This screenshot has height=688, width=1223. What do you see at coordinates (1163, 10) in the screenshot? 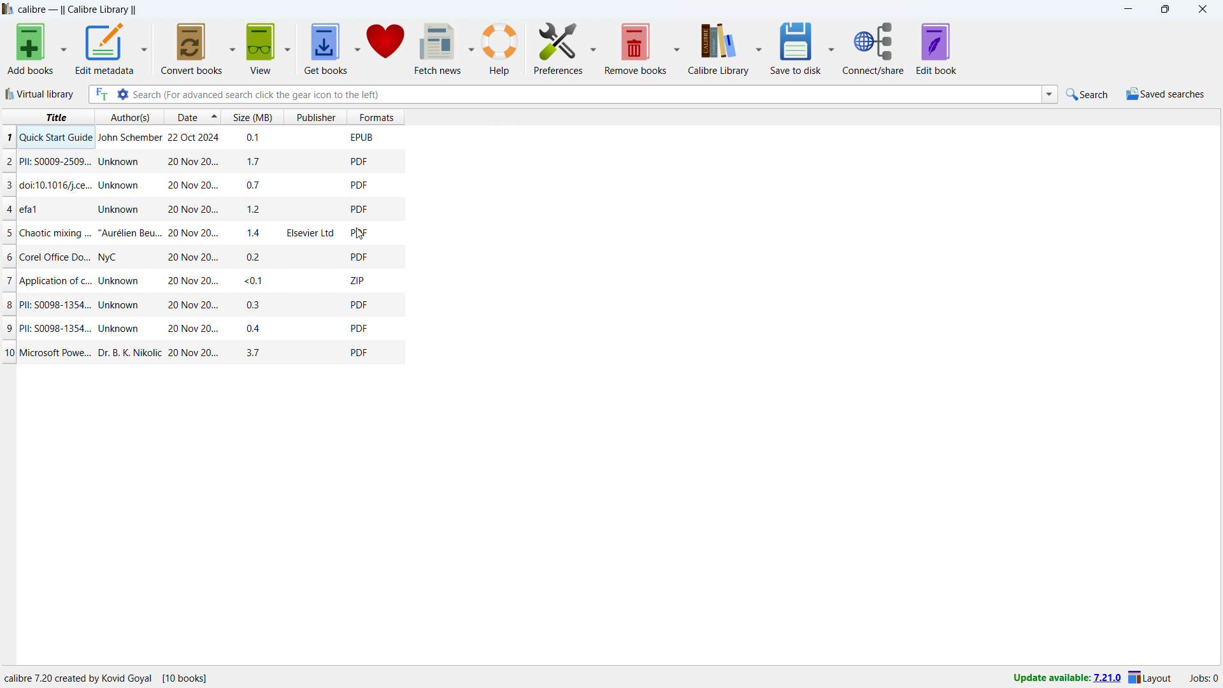
I see `maximize` at bounding box center [1163, 10].